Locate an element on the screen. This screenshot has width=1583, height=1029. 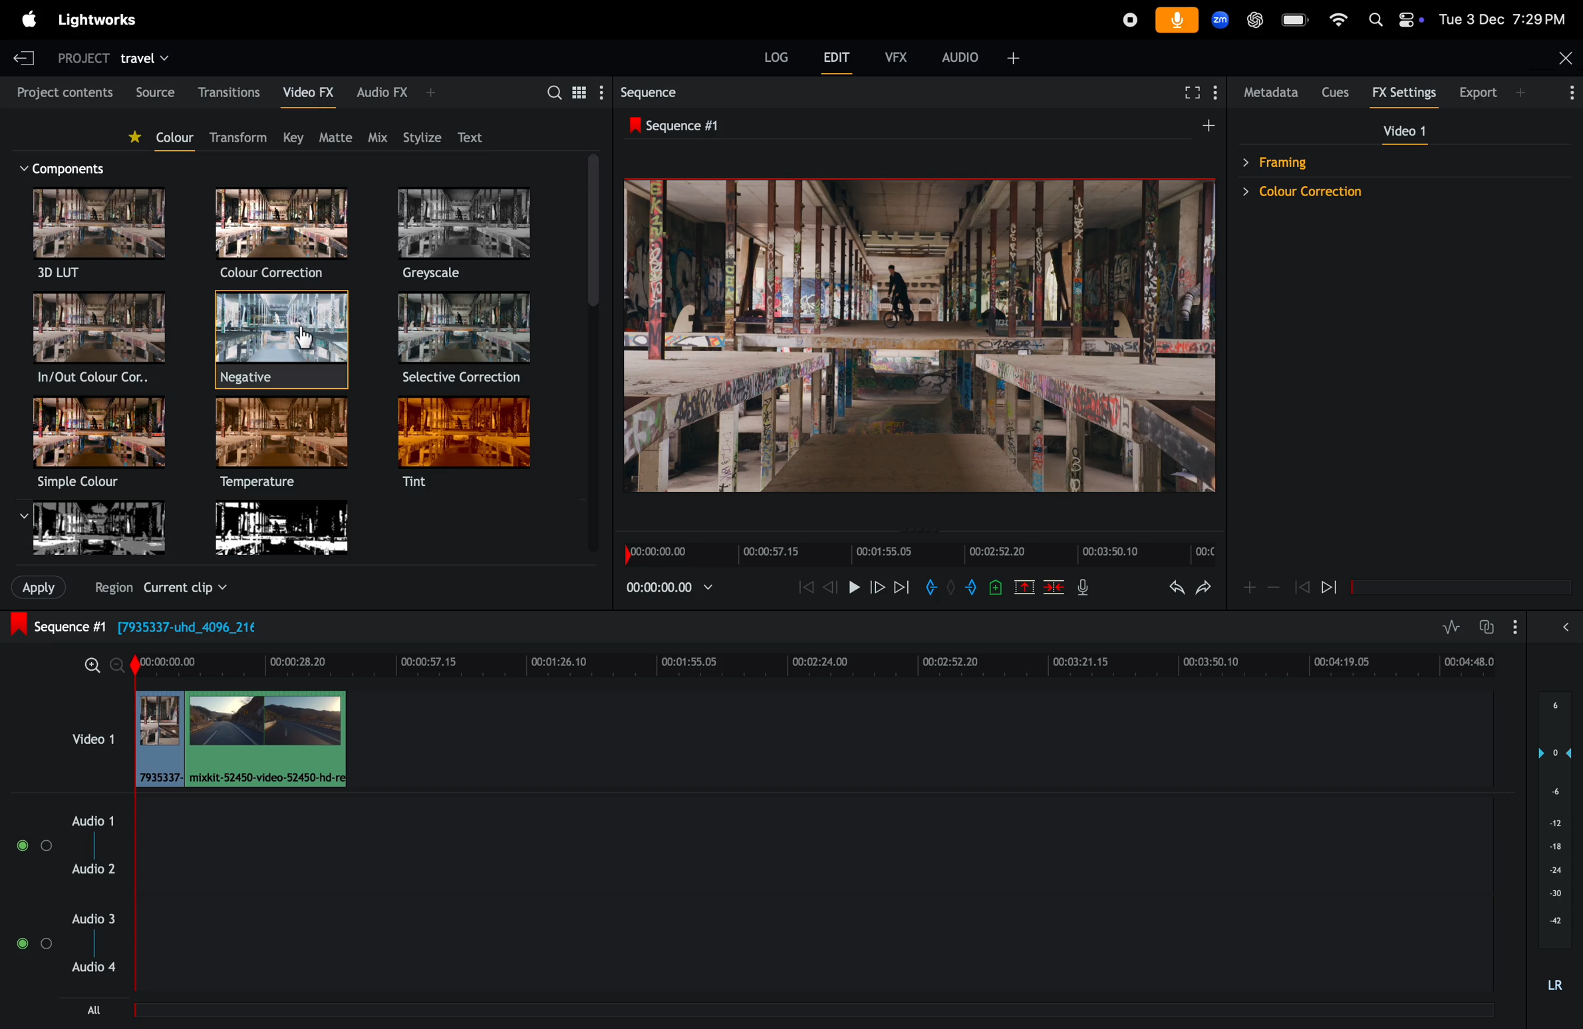
search is located at coordinates (551, 93).